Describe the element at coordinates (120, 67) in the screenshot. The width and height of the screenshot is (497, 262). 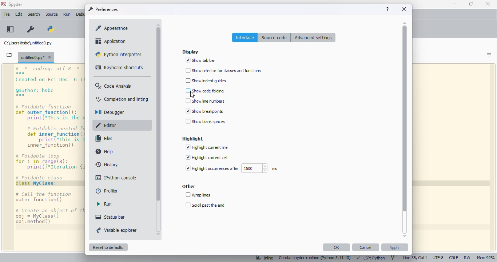
I see `keyboard shortcuts` at that location.